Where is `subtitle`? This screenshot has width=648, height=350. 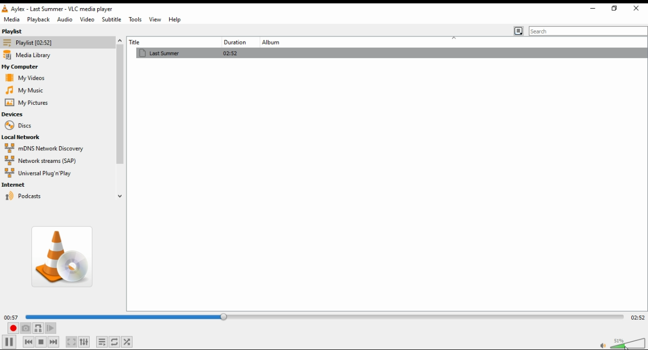 subtitle is located at coordinates (111, 19).